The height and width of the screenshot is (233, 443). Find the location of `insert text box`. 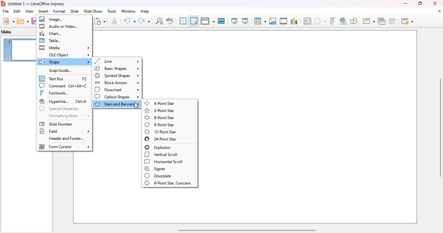

insert text box is located at coordinates (307, 21).